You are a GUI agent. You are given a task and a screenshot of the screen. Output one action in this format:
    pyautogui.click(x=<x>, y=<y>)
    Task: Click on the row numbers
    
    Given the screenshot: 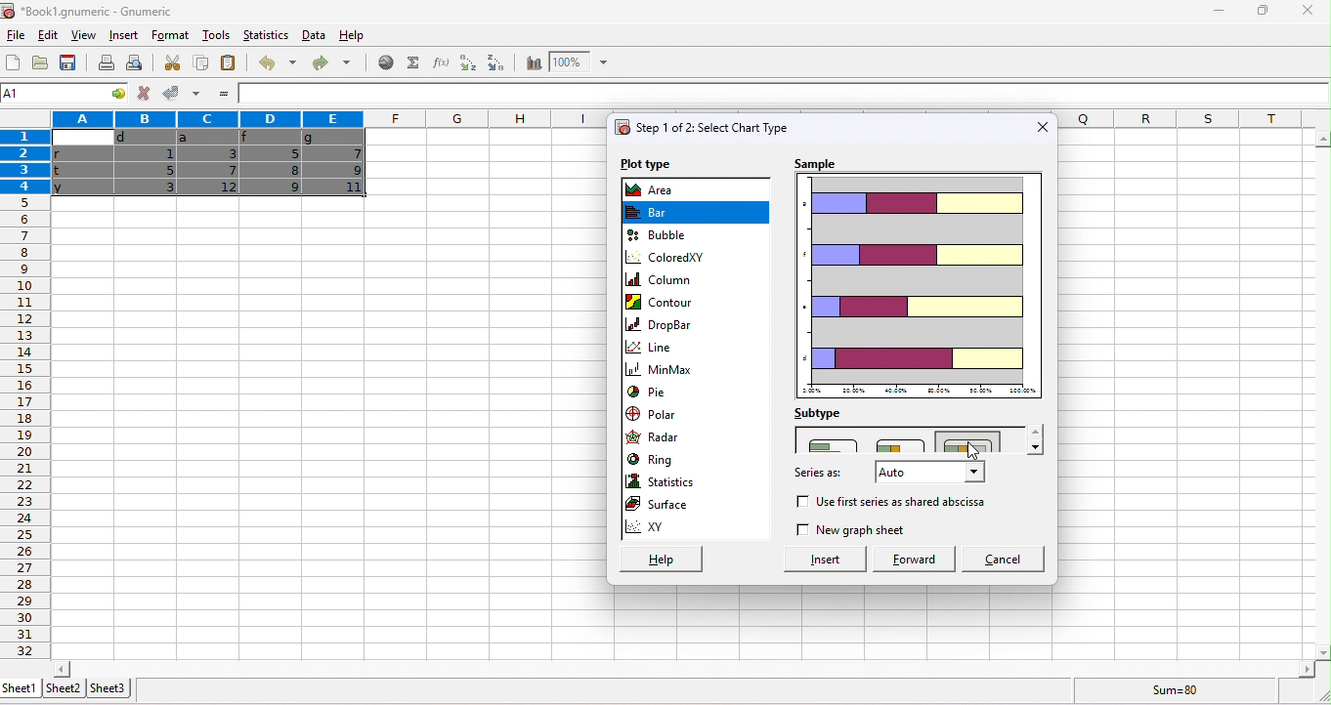 What is the action you would take?
    pyautogui.click(x=28, y=428)
    